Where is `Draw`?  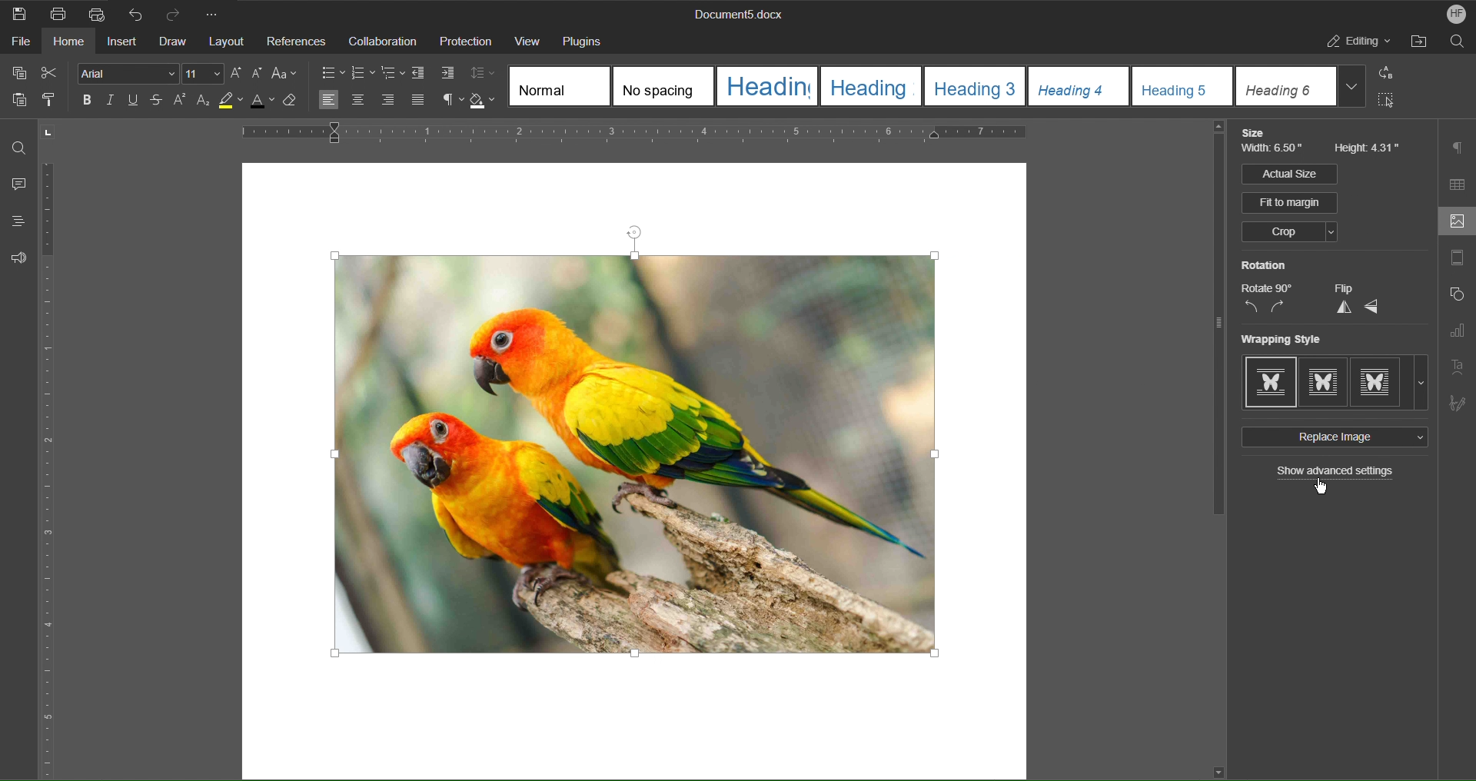
Draw is located at coordinates (175, 42).